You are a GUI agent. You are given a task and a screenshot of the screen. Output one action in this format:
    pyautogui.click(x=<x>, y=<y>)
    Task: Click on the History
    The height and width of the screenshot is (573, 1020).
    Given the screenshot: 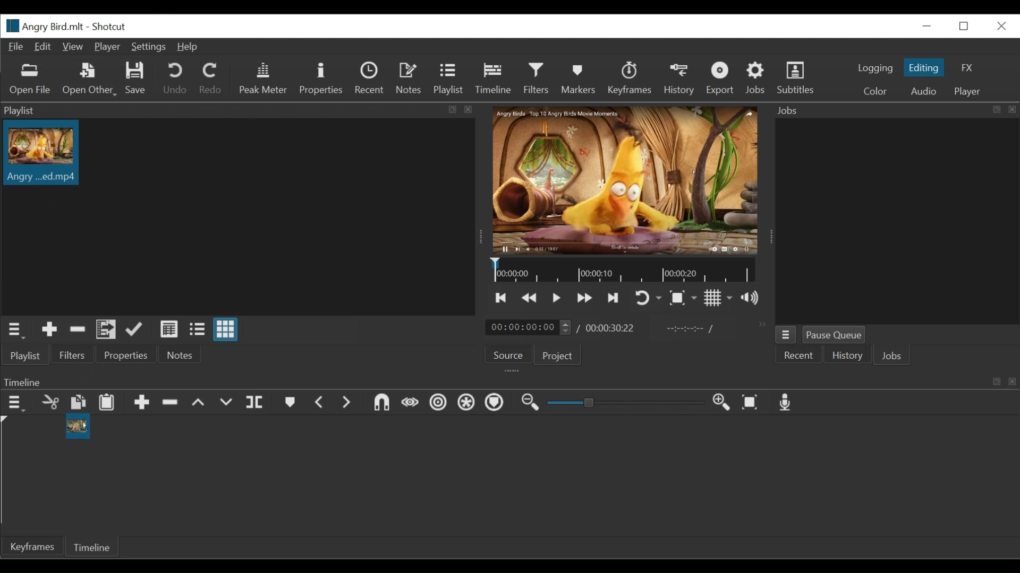 What is the action you would take?
    pyautogui.click(x=678, y=79)
    